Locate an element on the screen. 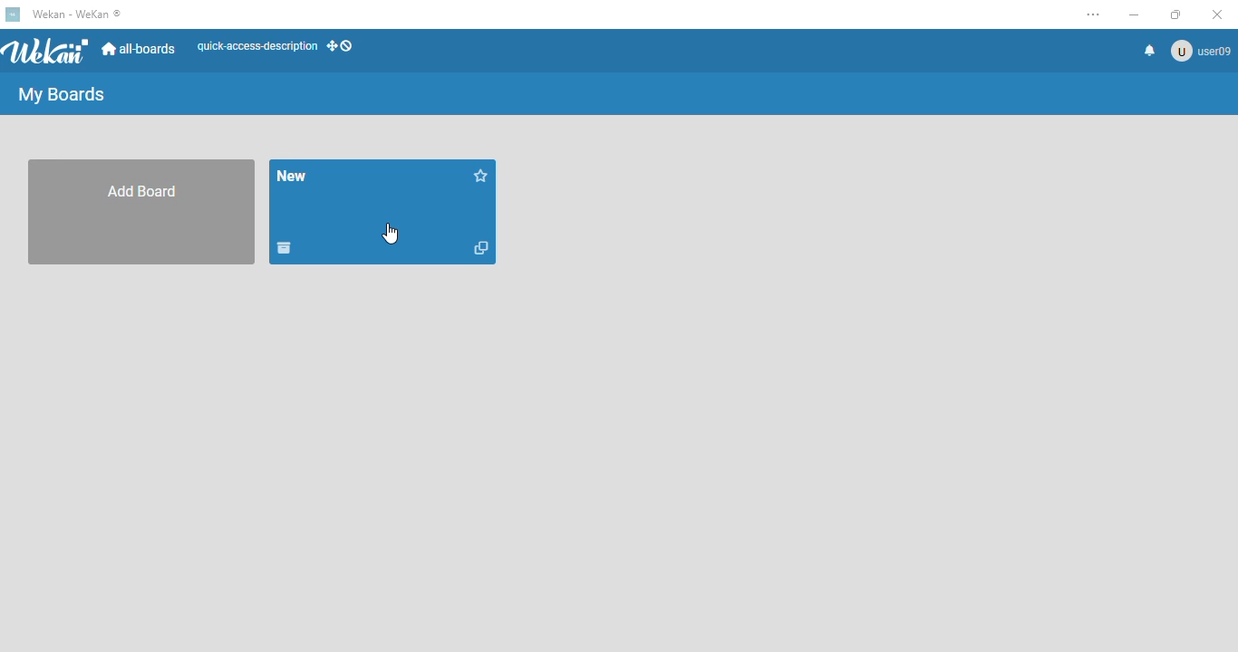 This screenshot has height=652, width=1238. duplicate board is located at coordinates (483, 249).